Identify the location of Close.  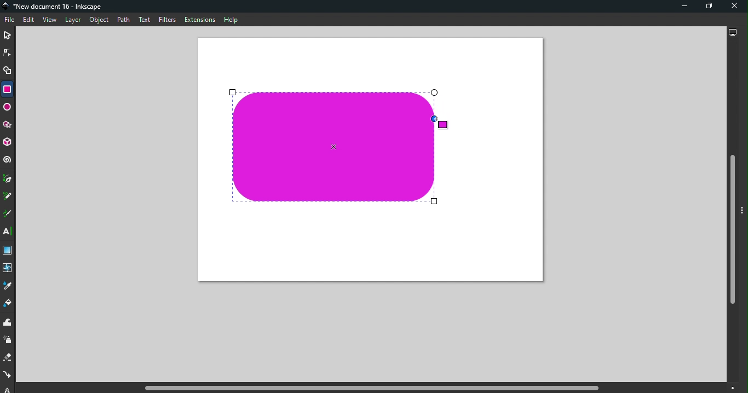
(734, 7).